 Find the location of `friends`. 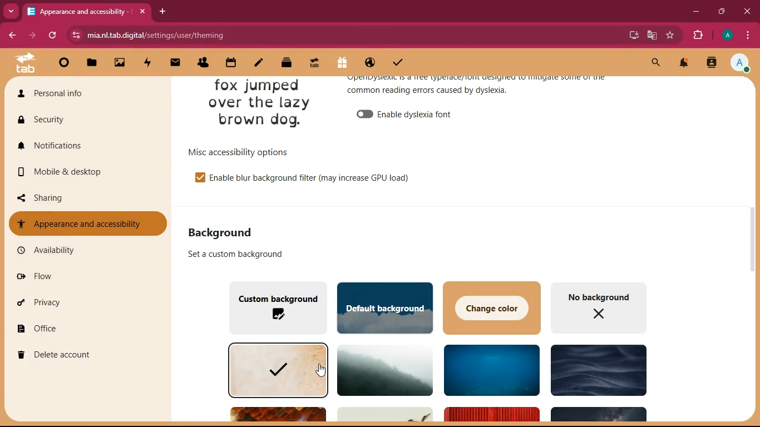

friends is located at coordinates (204, 63).